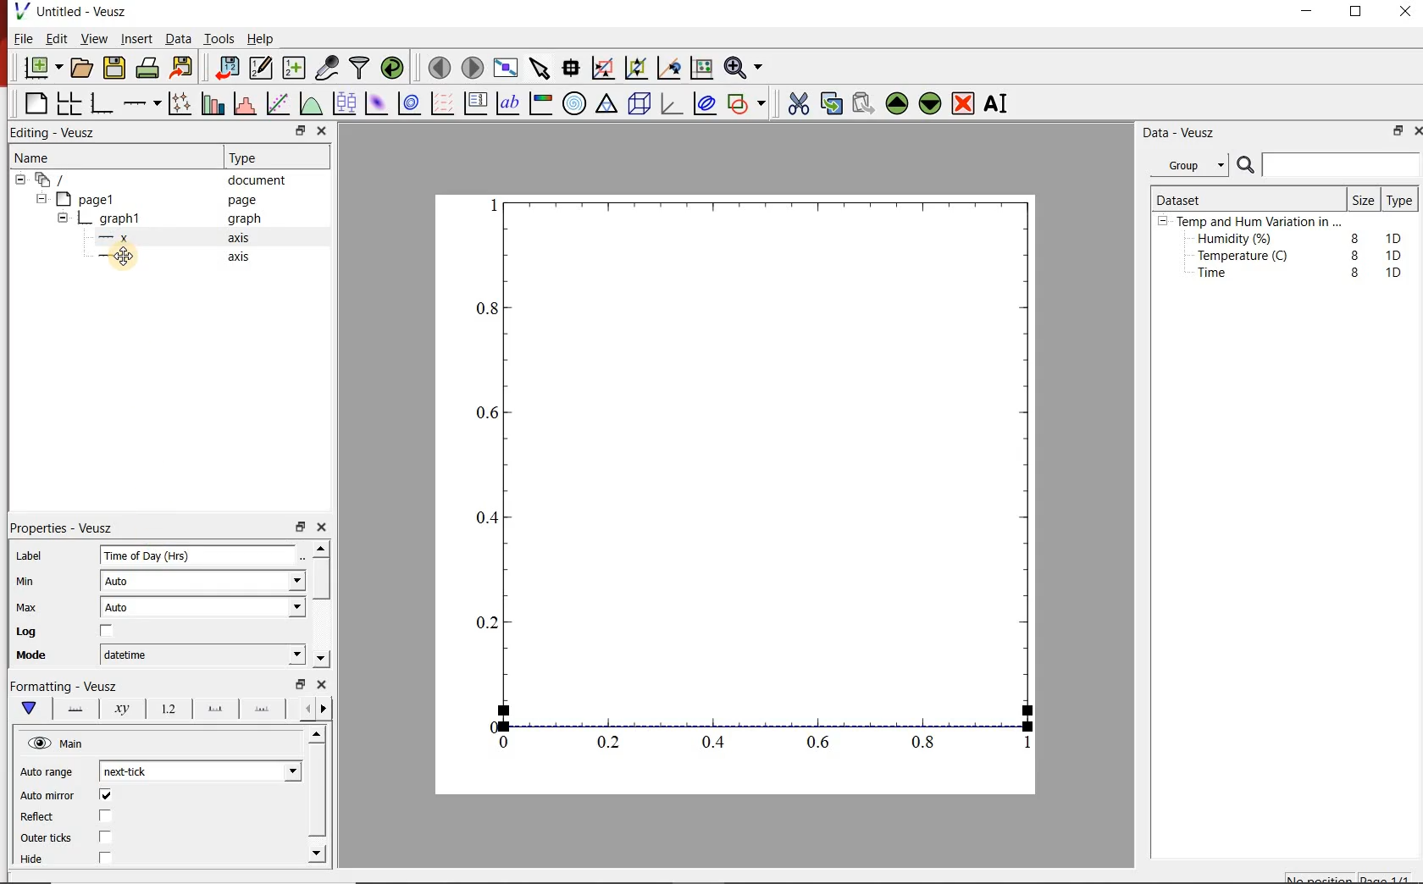  What do you see at coordinates (244, 240) in the screenshot?
I see `axis` at bounding box center [244, 240].